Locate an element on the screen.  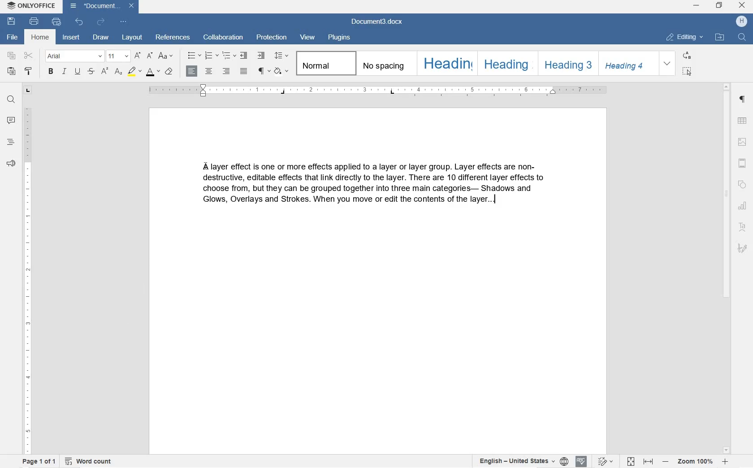
TABLE is located at coordinates (742, 120).